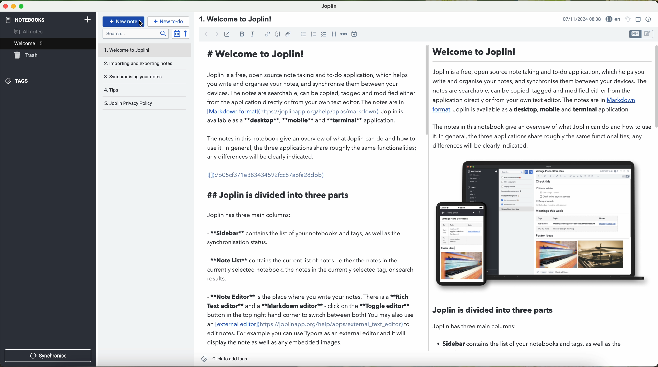 The image size is (658, 367). I want to click on italic, so click(252, 34).